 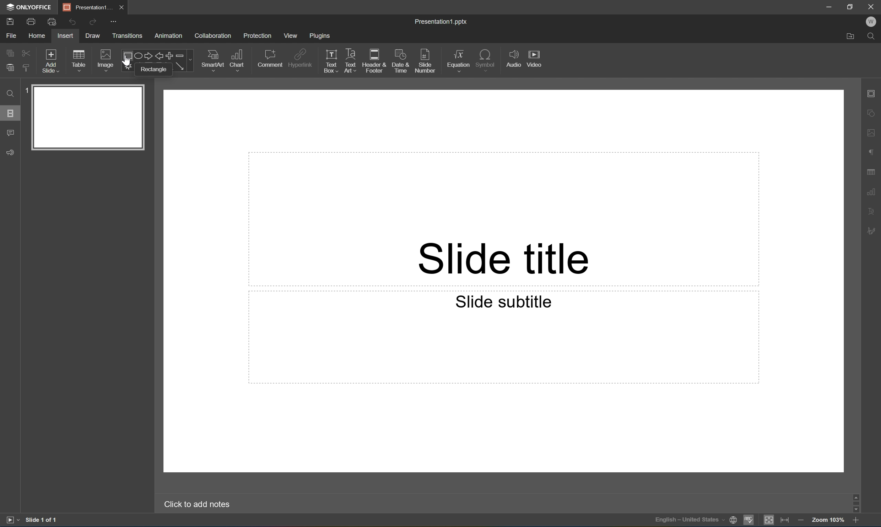 What do you see at coordinates (10, 21) in the screenshot?
I see `Save` at bounding box center [10, 21].